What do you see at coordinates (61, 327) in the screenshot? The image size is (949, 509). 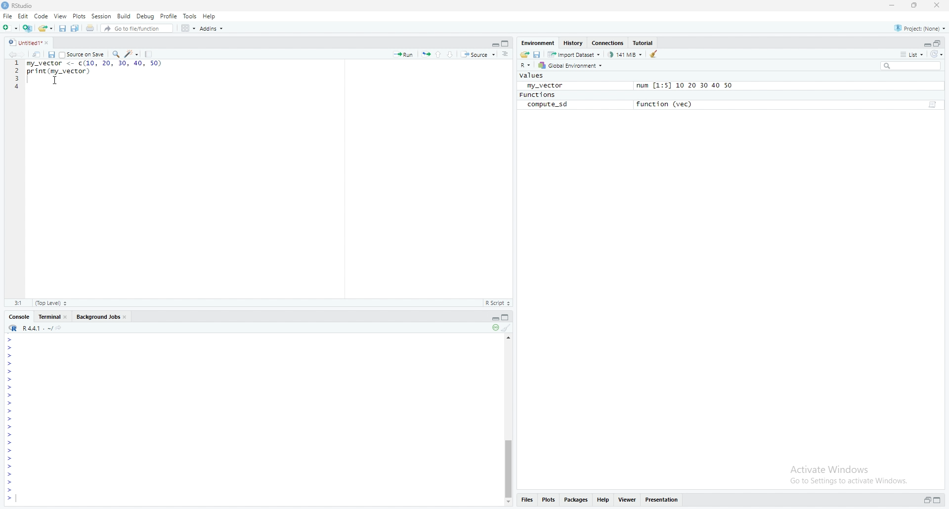 I see `View the current working directory` at bounding box center [61, 327].